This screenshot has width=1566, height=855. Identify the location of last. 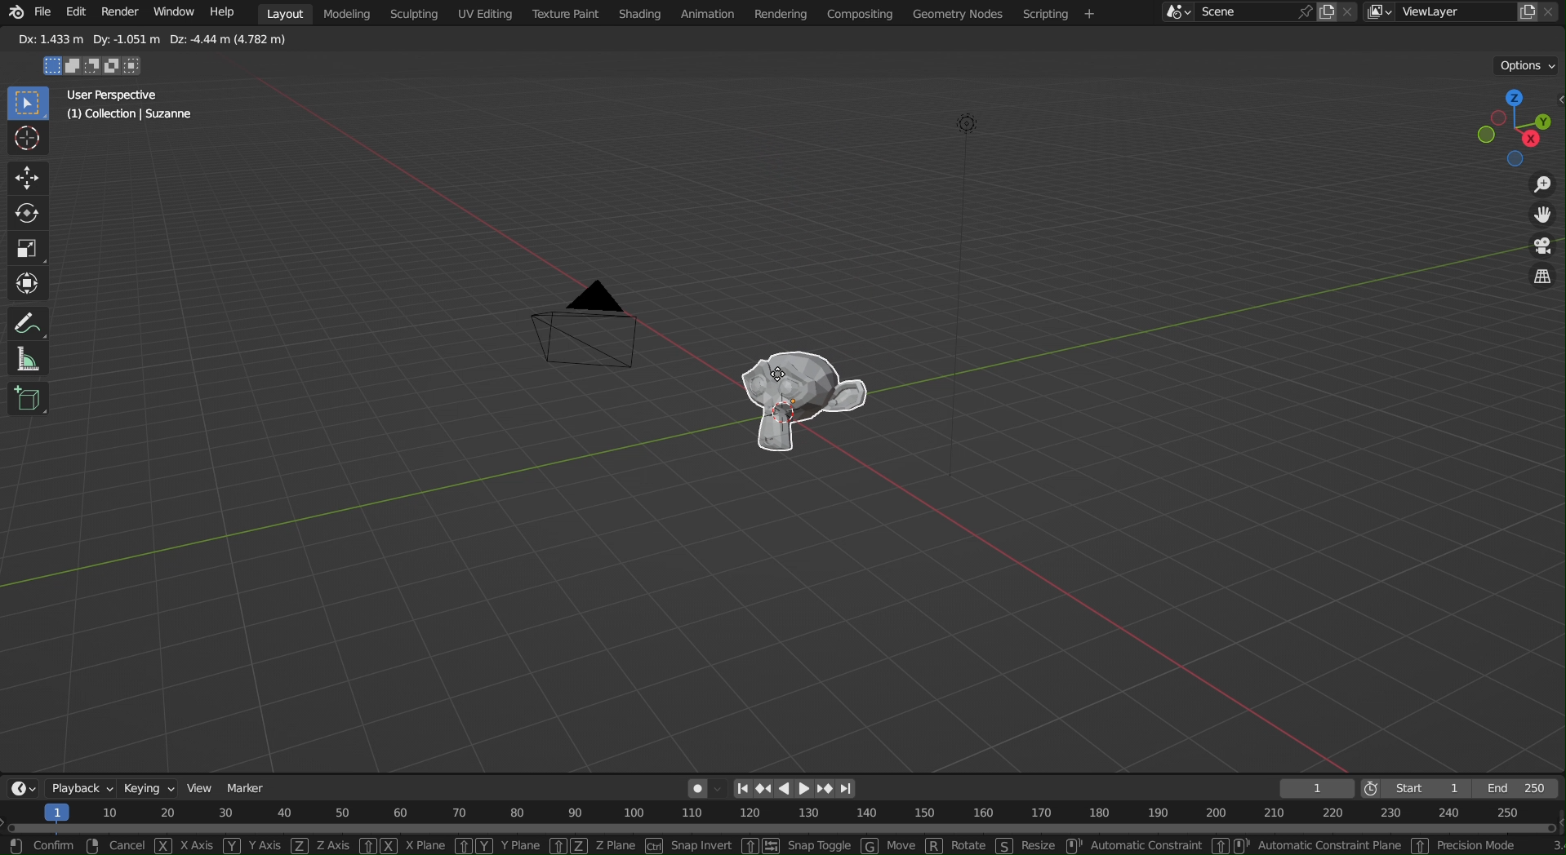
(852, 787).